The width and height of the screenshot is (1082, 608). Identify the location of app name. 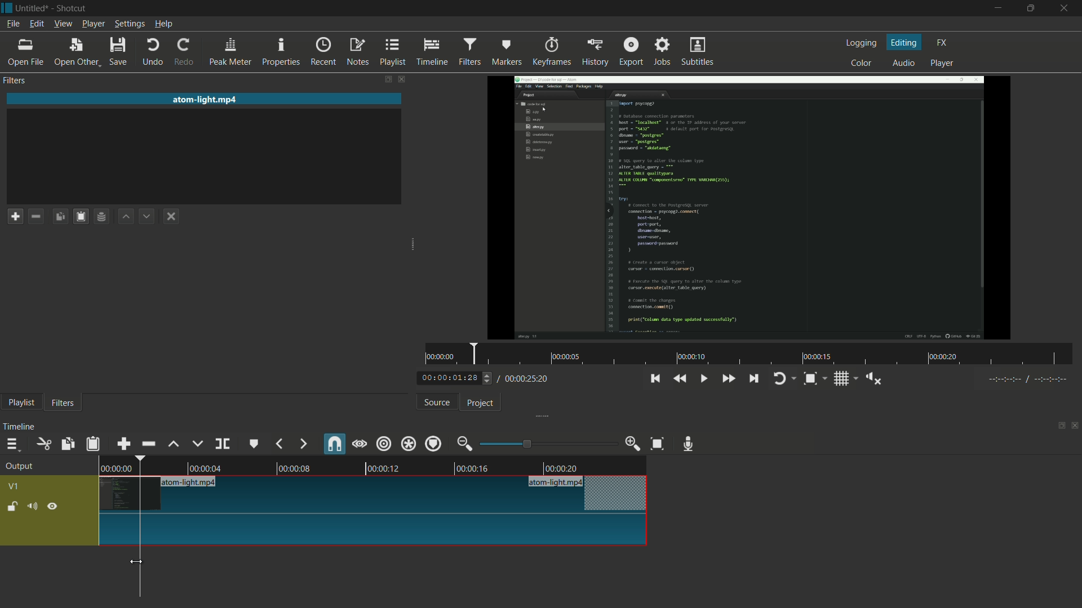
(72, 8).